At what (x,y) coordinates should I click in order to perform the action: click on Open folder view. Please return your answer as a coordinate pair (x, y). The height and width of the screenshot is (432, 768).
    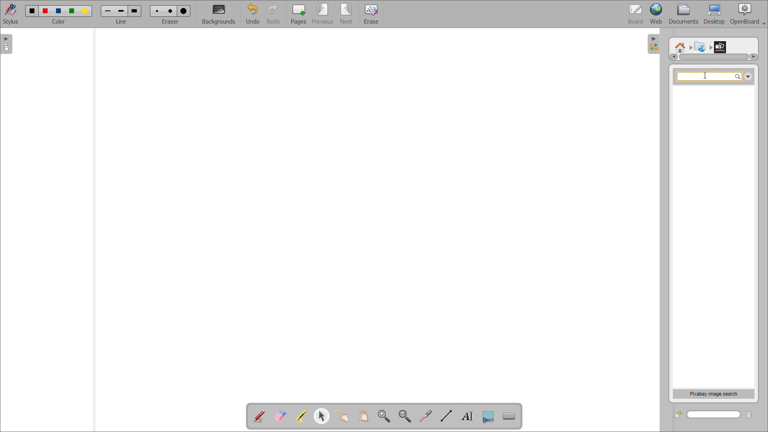
    Looking at the image, I should click on (657, 45).